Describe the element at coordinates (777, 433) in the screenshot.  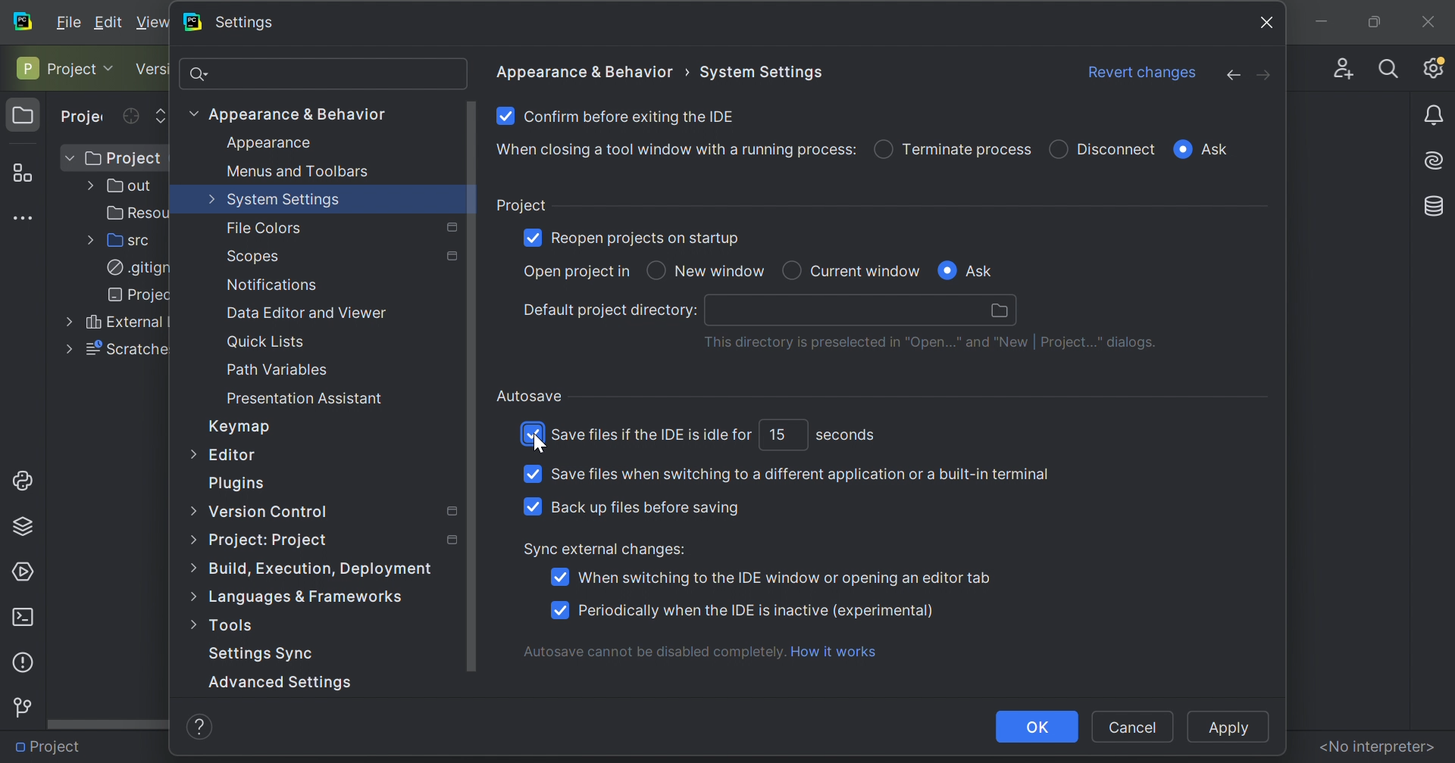
I see `15` at that location.